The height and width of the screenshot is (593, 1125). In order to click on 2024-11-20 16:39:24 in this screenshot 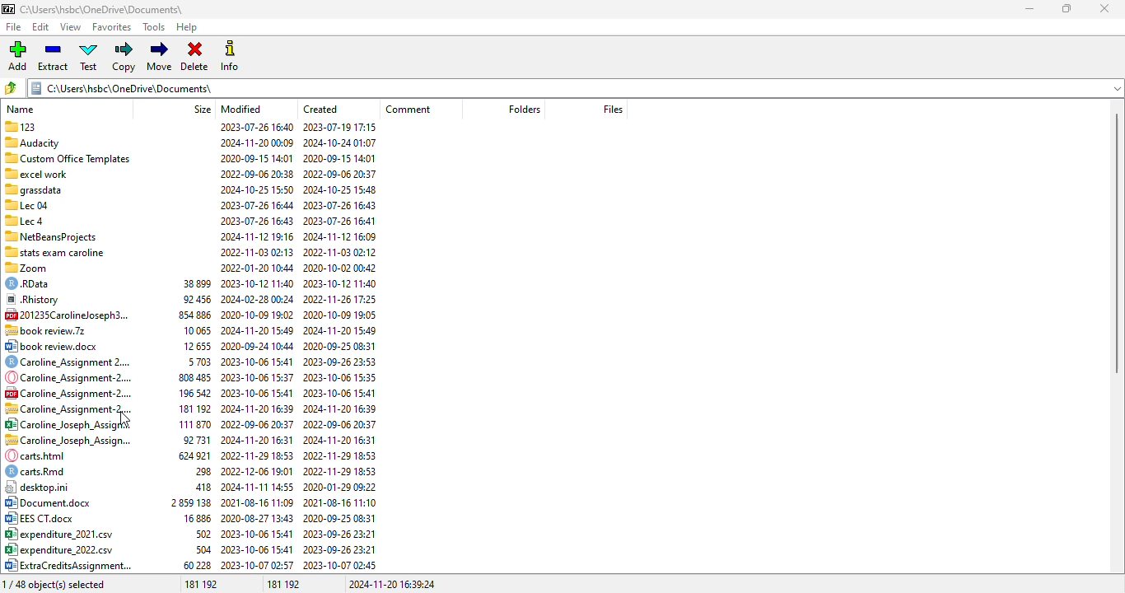, I will do `click(392, 584)`.